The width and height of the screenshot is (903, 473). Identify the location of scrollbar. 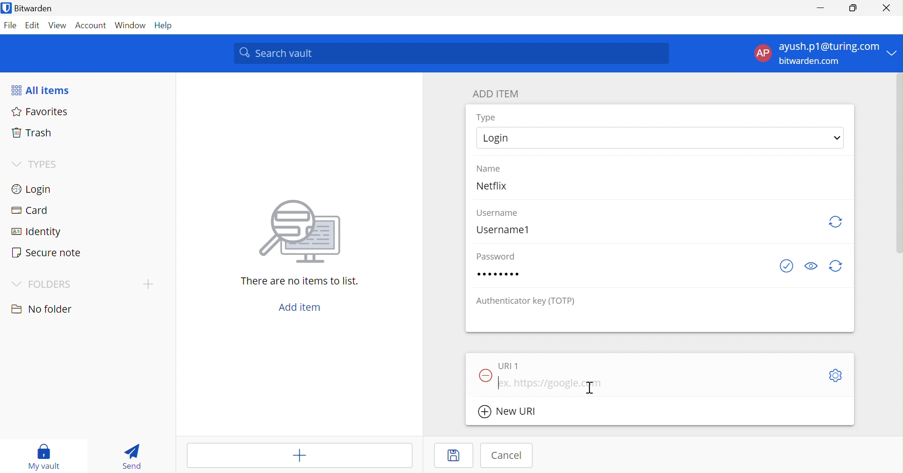
(899, 163).